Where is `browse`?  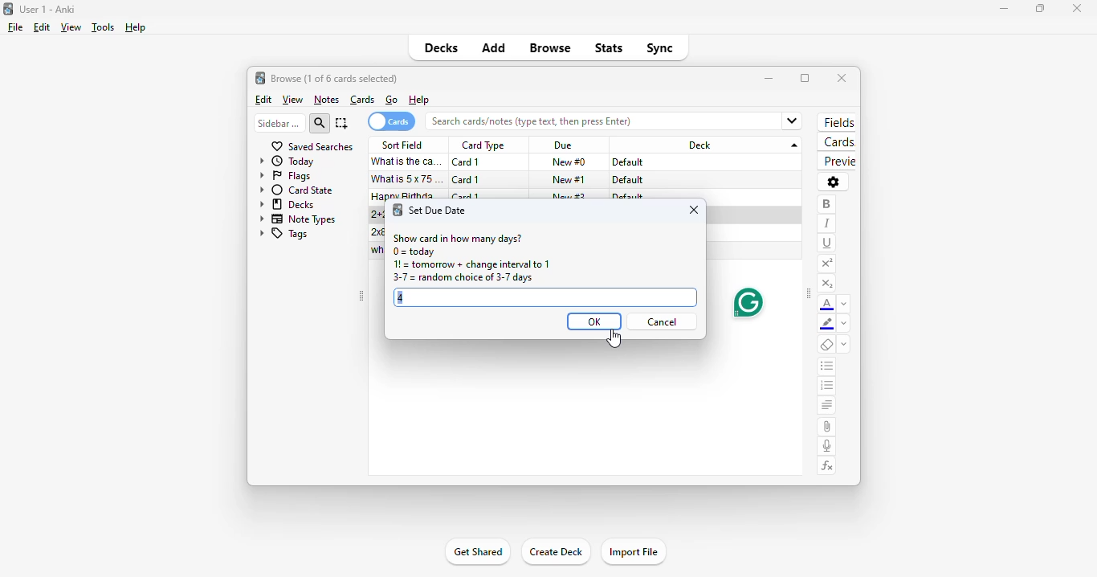 browse is located at coordinates (551, 49).